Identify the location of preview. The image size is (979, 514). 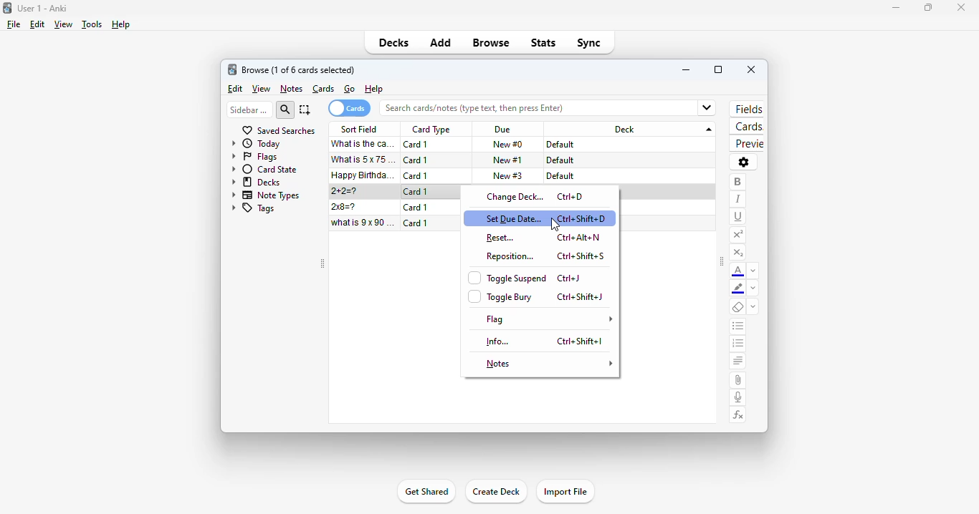
(746, 144).